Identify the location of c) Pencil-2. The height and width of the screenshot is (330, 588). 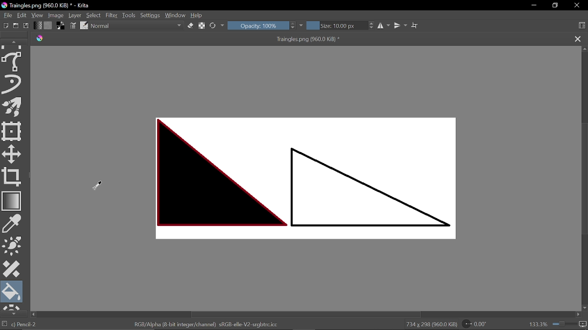
(24, 324).